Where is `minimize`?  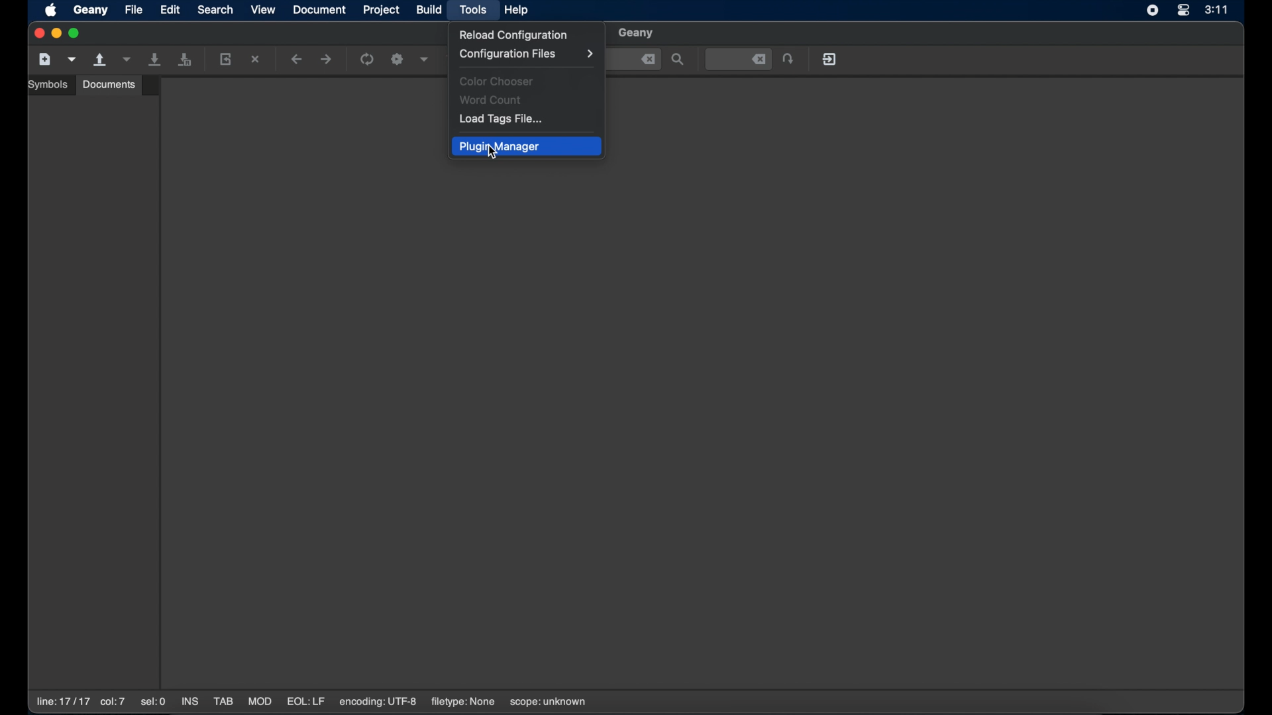
minimize is located at coordinates (57, 34).